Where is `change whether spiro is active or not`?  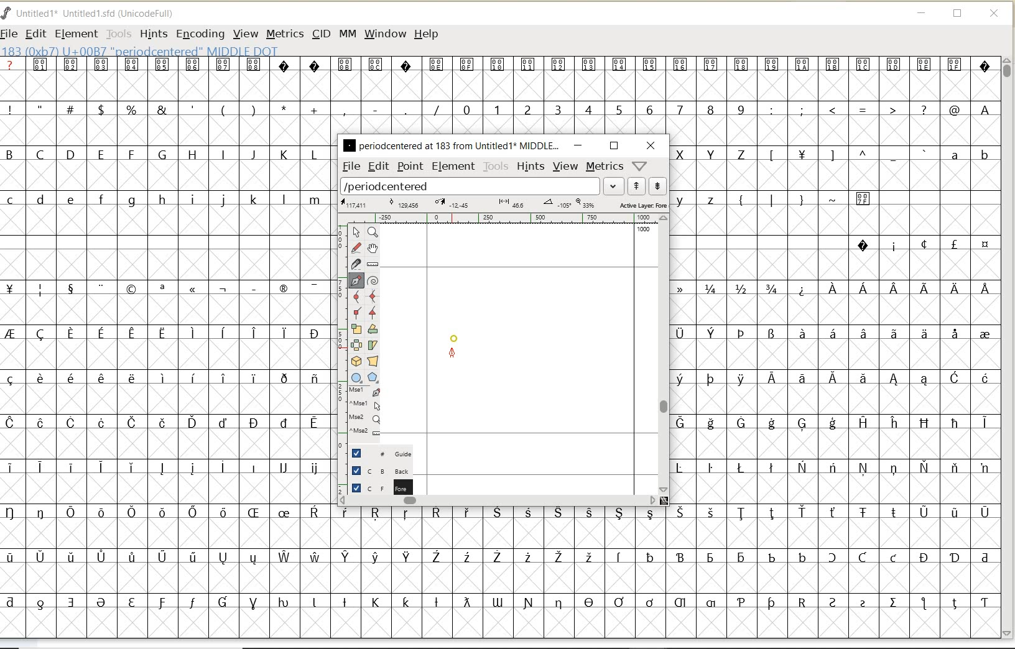
change whether spiro is active or not is located at coordinates (373, 279).